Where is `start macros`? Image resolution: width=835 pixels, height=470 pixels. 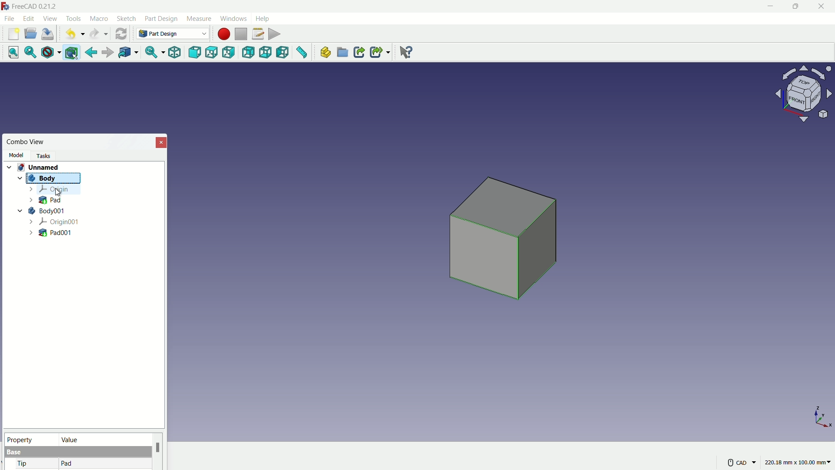
start macros is located at coordinates (223, 34).